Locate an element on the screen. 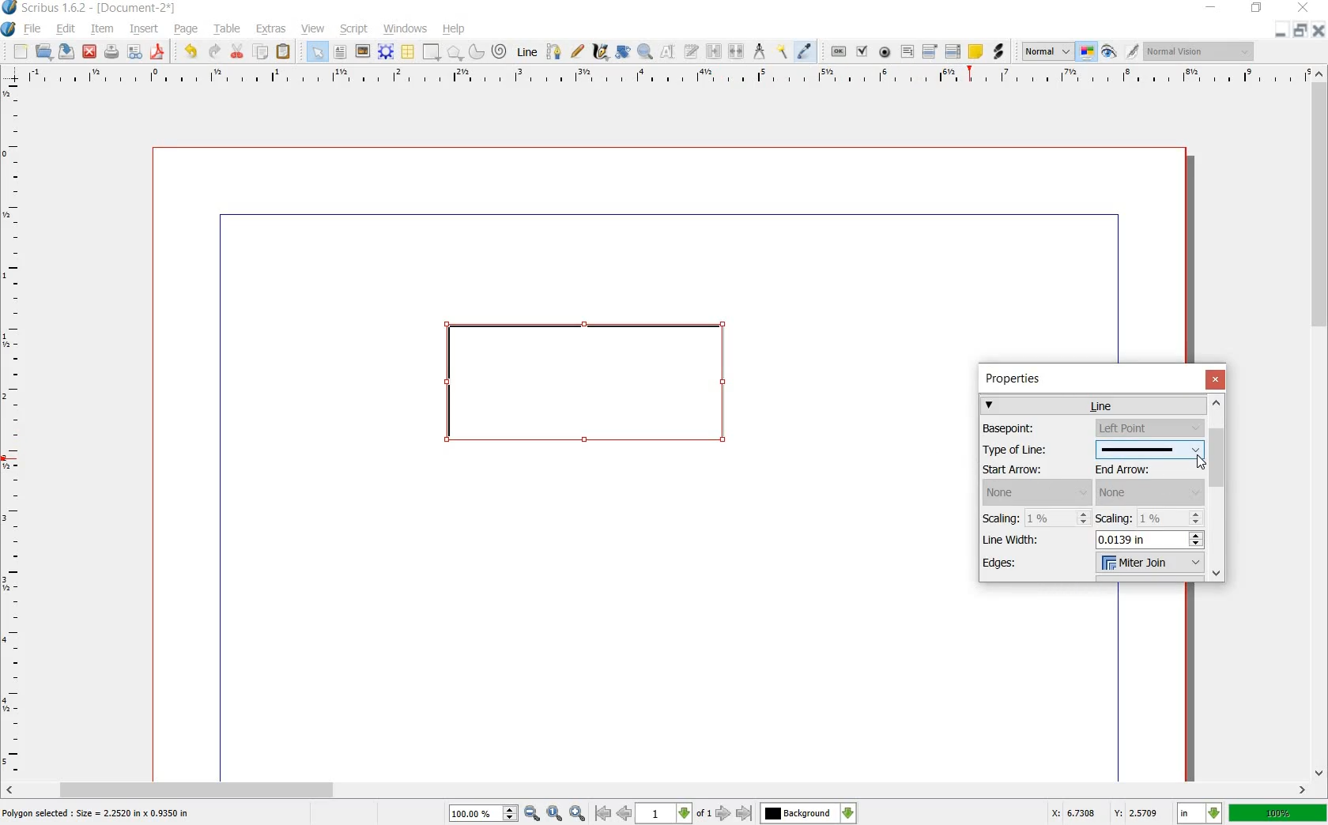 The width and height of the screenshot is (1328, 825). Start Arrow: is located at coordinates (1032, 470).